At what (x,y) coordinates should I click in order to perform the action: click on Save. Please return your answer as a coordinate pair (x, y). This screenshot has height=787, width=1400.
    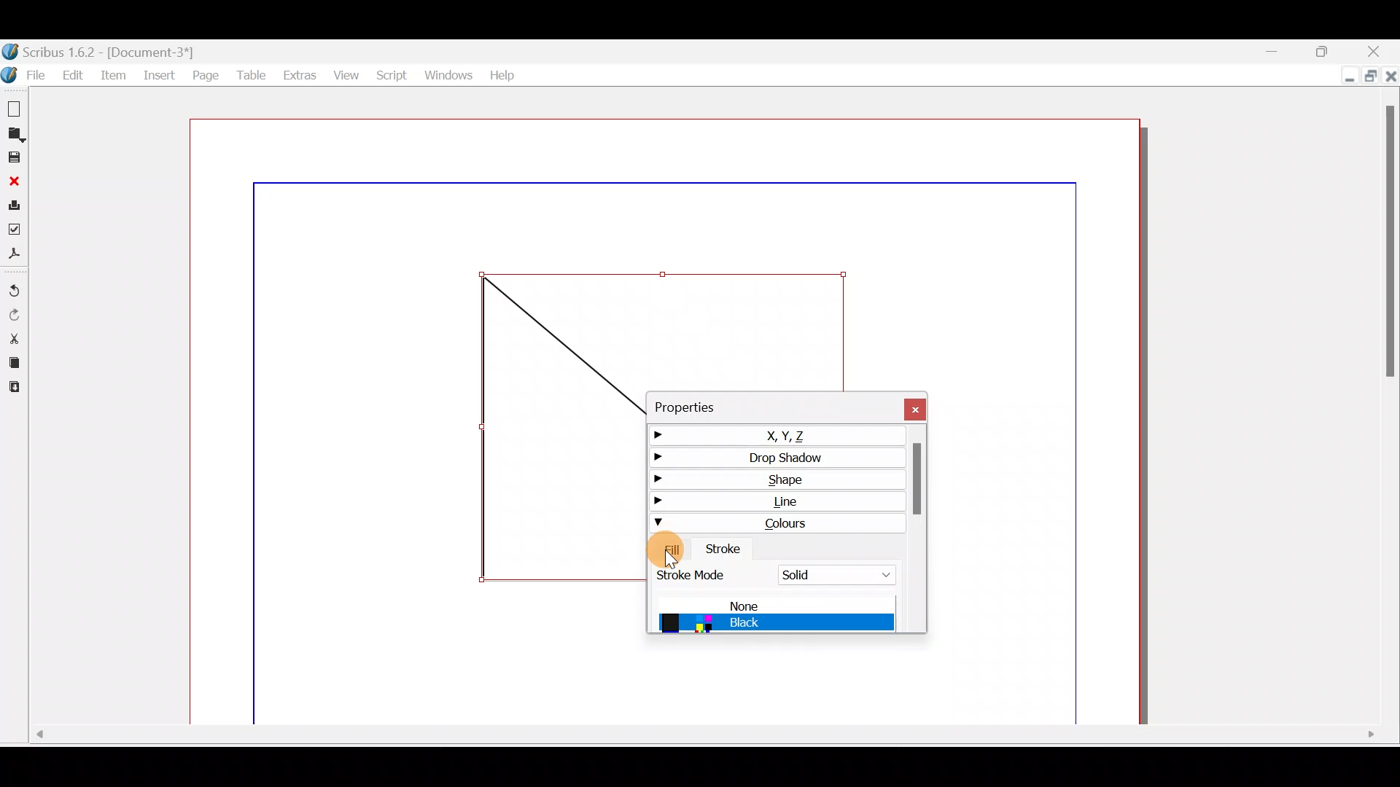
    Looking at the image, I should click on (14, 157).